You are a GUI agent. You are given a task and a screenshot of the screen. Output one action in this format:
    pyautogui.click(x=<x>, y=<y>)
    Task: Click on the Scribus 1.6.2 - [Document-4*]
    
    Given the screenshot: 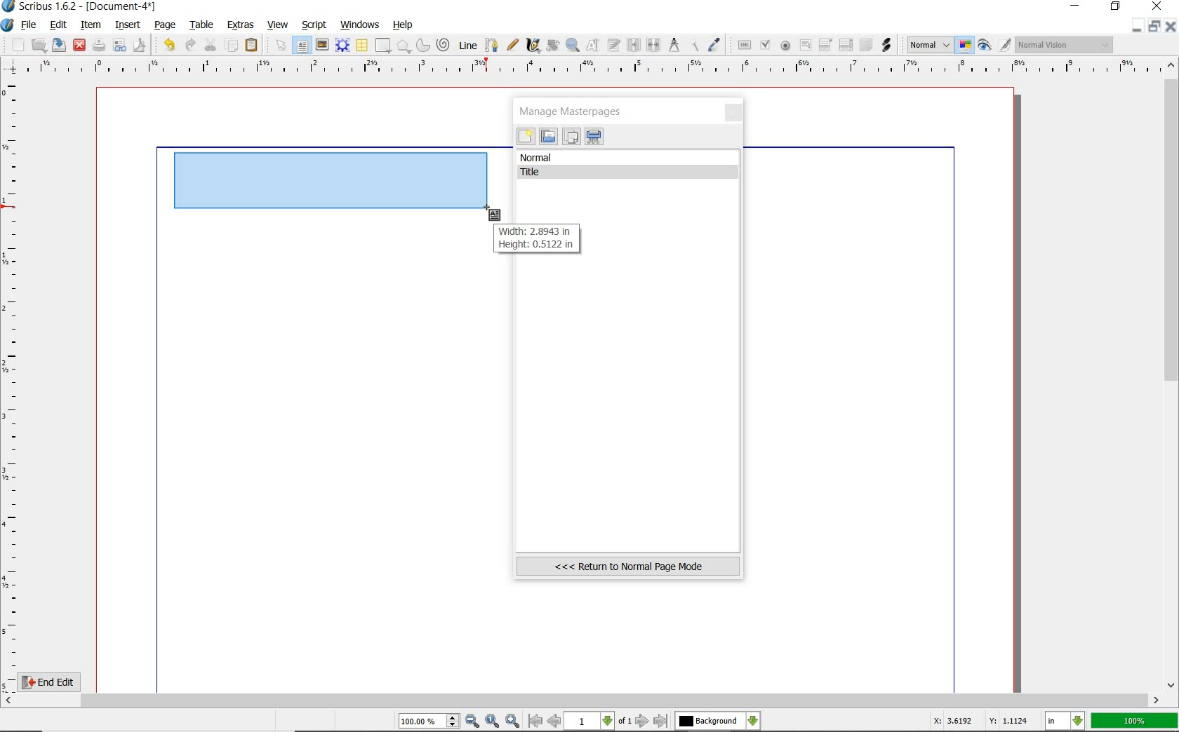 What is the action you would take?
    pyautogui.click(x=80, y=7)
    